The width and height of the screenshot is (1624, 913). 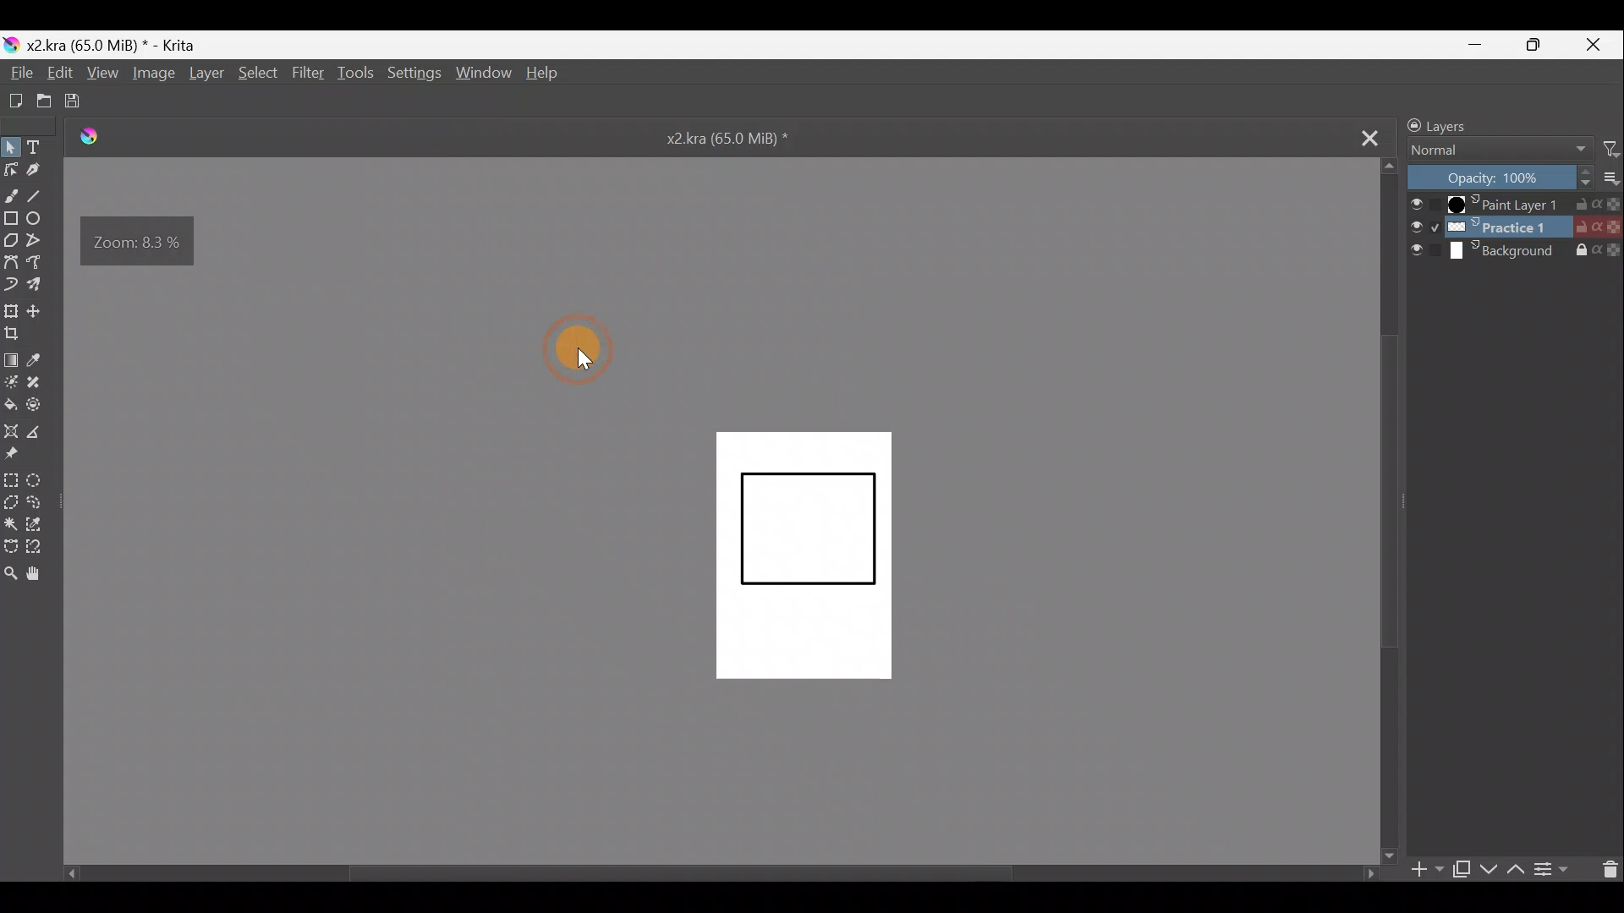 I want to click on Draw a gradient, so click(x=14, y=358).